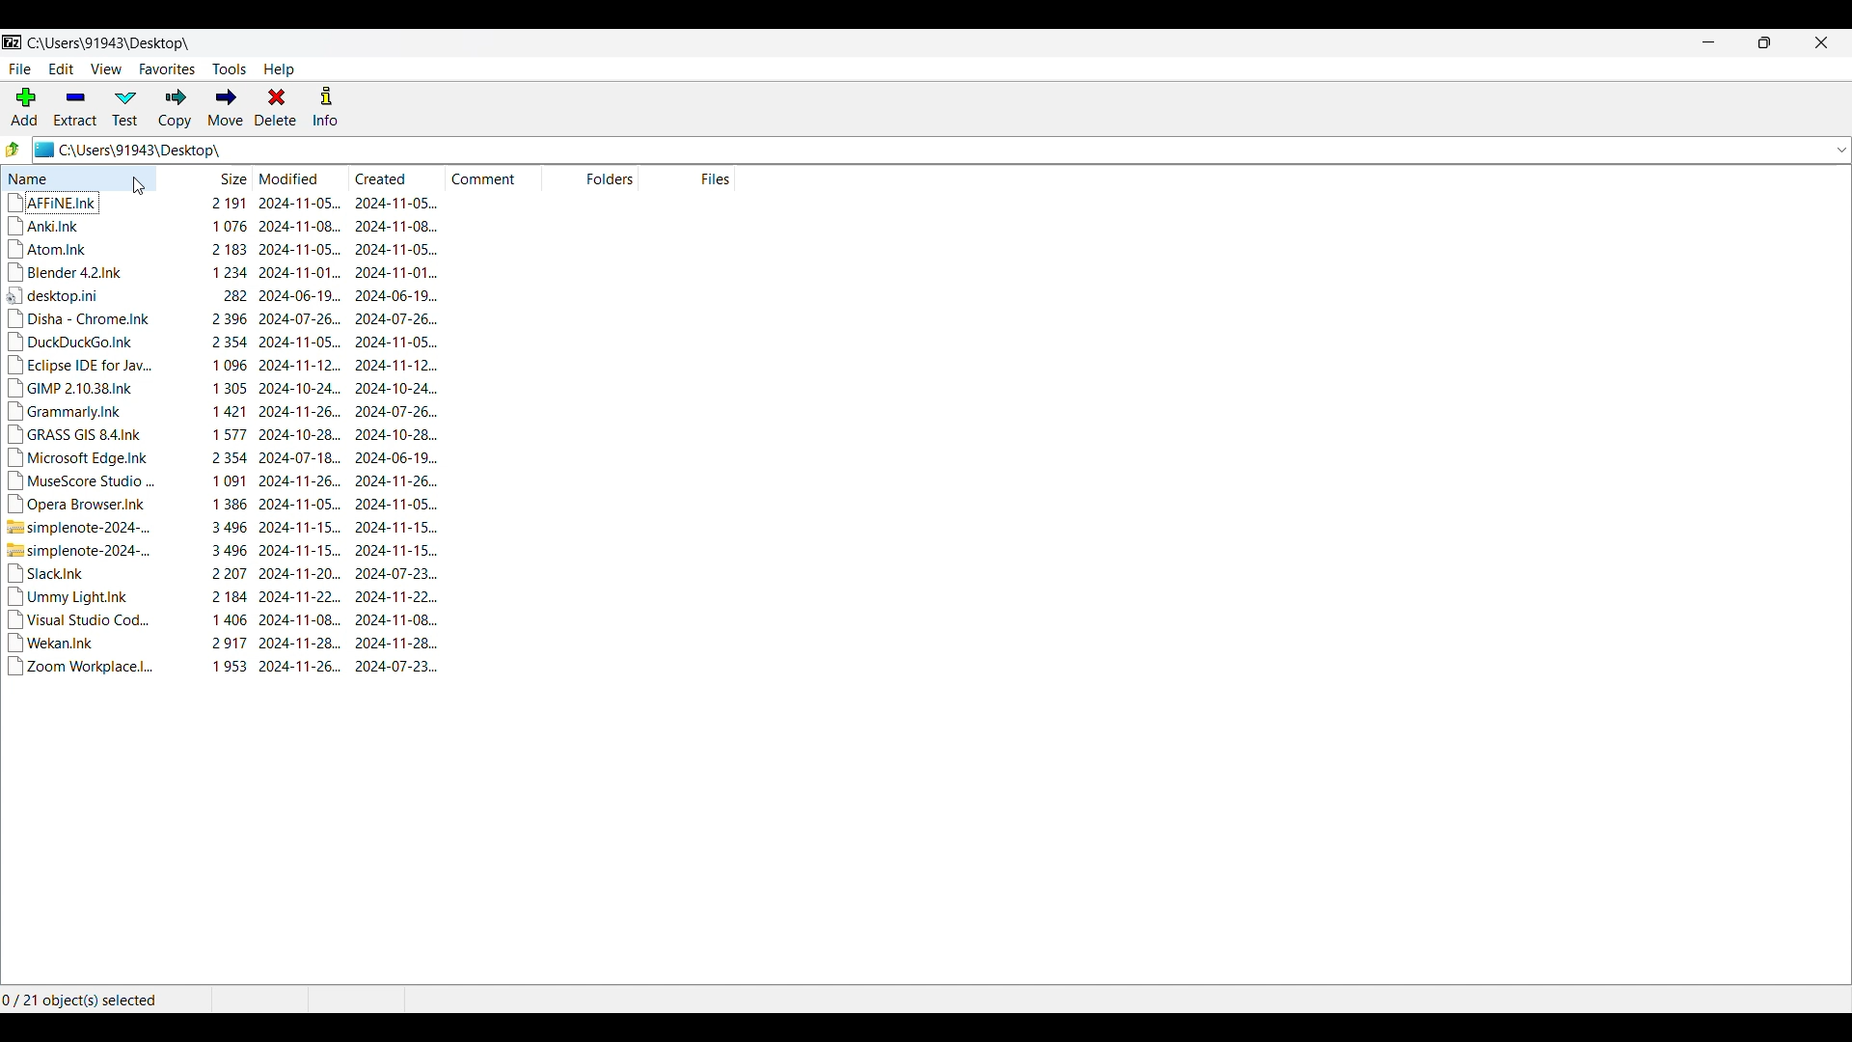 Image resolution: width=1852 pixels, height=1042 pixels. What do you see at coordinates (230, 69) in the screenshot?
I see `Tools` at bounding box center [230, 69].